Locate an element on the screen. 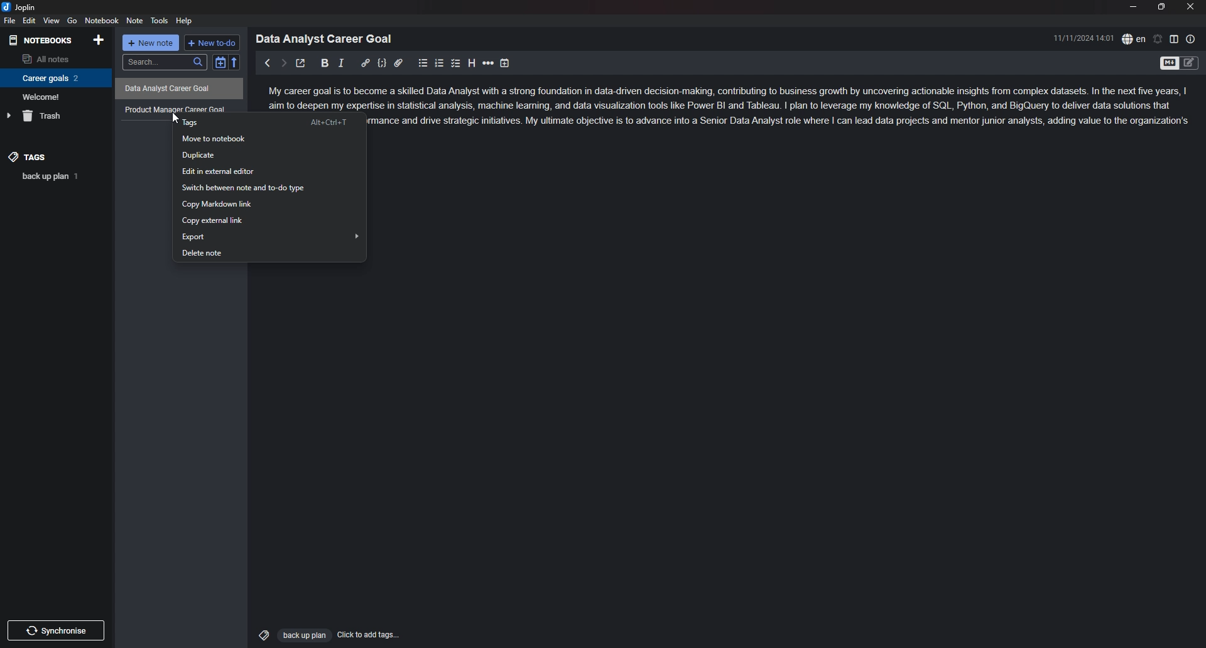  spell check is located at coordinates (1134, 39).